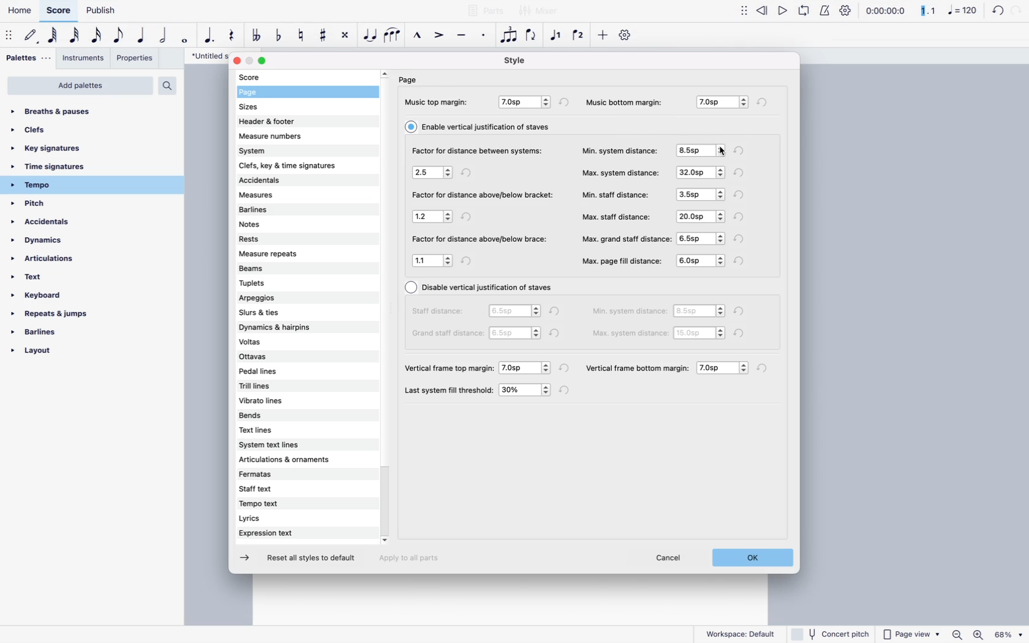 The height and width of the screenshot is (643, 1029). I want to click on toggle natural, so click(301, 37).